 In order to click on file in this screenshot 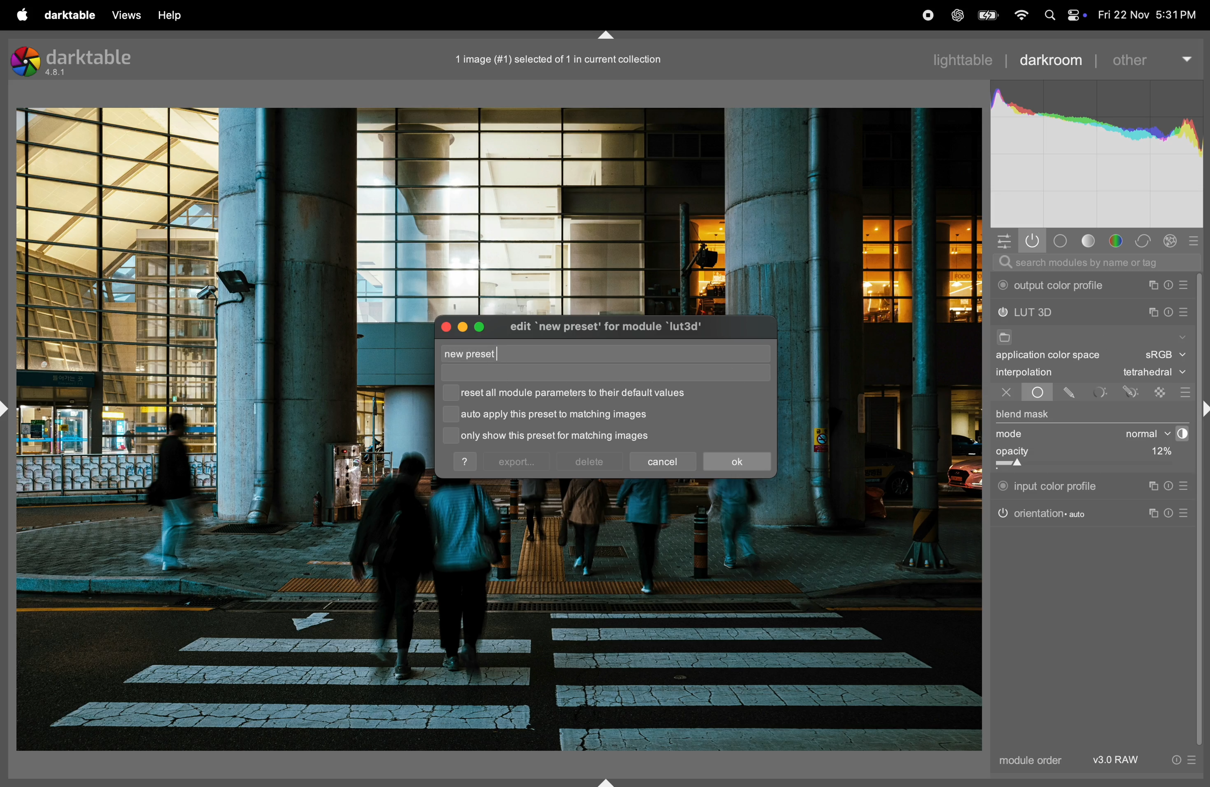, I will do `click(1003, 339)`.